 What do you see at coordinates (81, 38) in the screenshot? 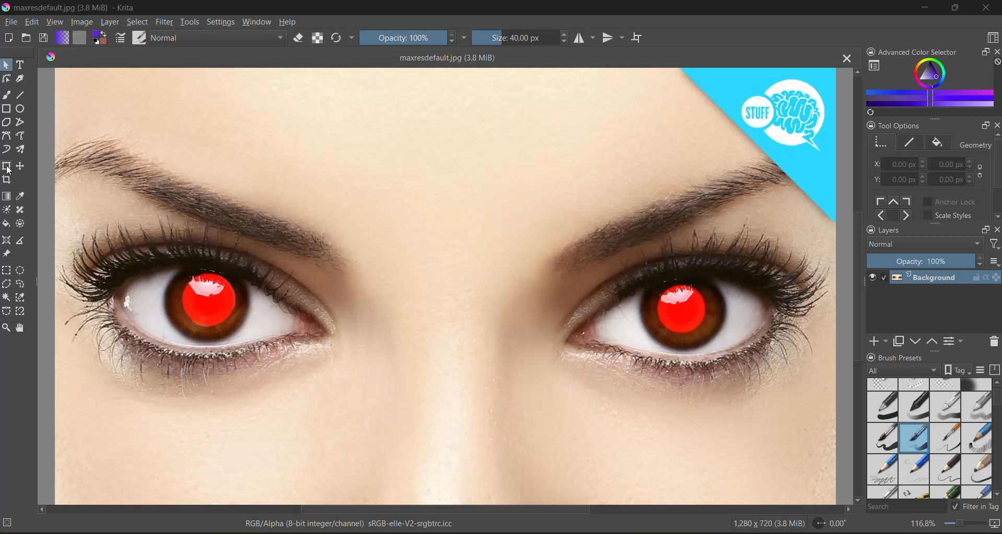
I see `fill patterns` at bounding box center [81, 38].